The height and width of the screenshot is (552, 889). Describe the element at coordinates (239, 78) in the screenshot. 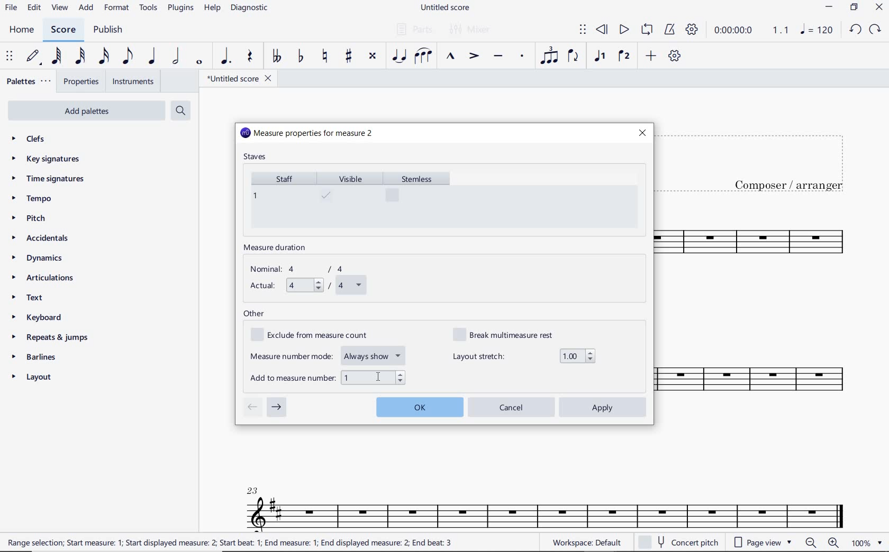

I see `FILE NAME` at that location.